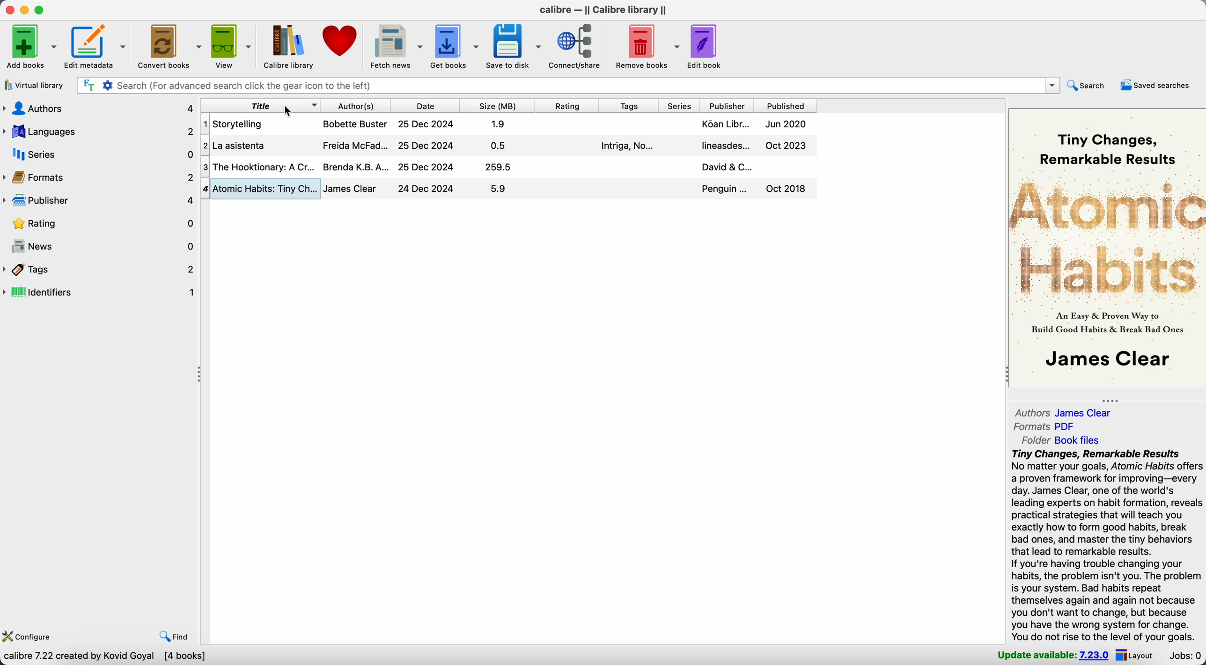 The width and height of the screenshot is (1206, 665). What do you see at coordinates (105, 657) in the screenshot?
I see `Calibre 7.22 created by Kovid Goyal [4 books]` at bounding box center [105, 657].